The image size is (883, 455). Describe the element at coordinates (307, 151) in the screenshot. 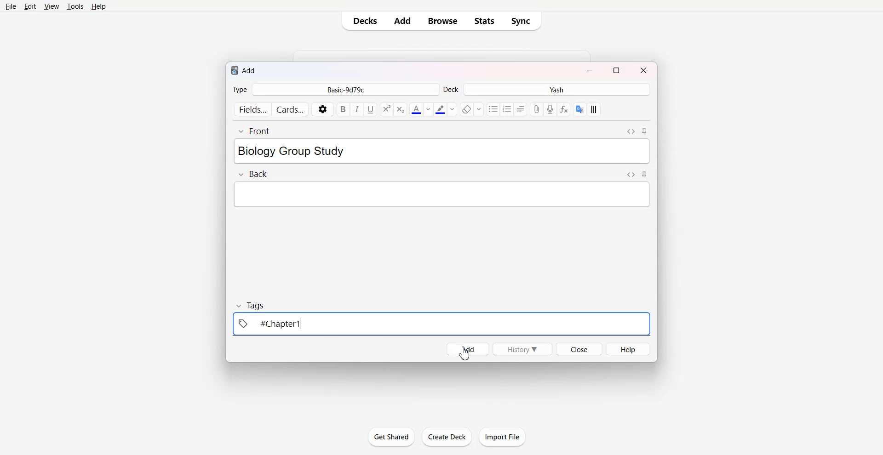

I see `Text - biology group study` at that location.